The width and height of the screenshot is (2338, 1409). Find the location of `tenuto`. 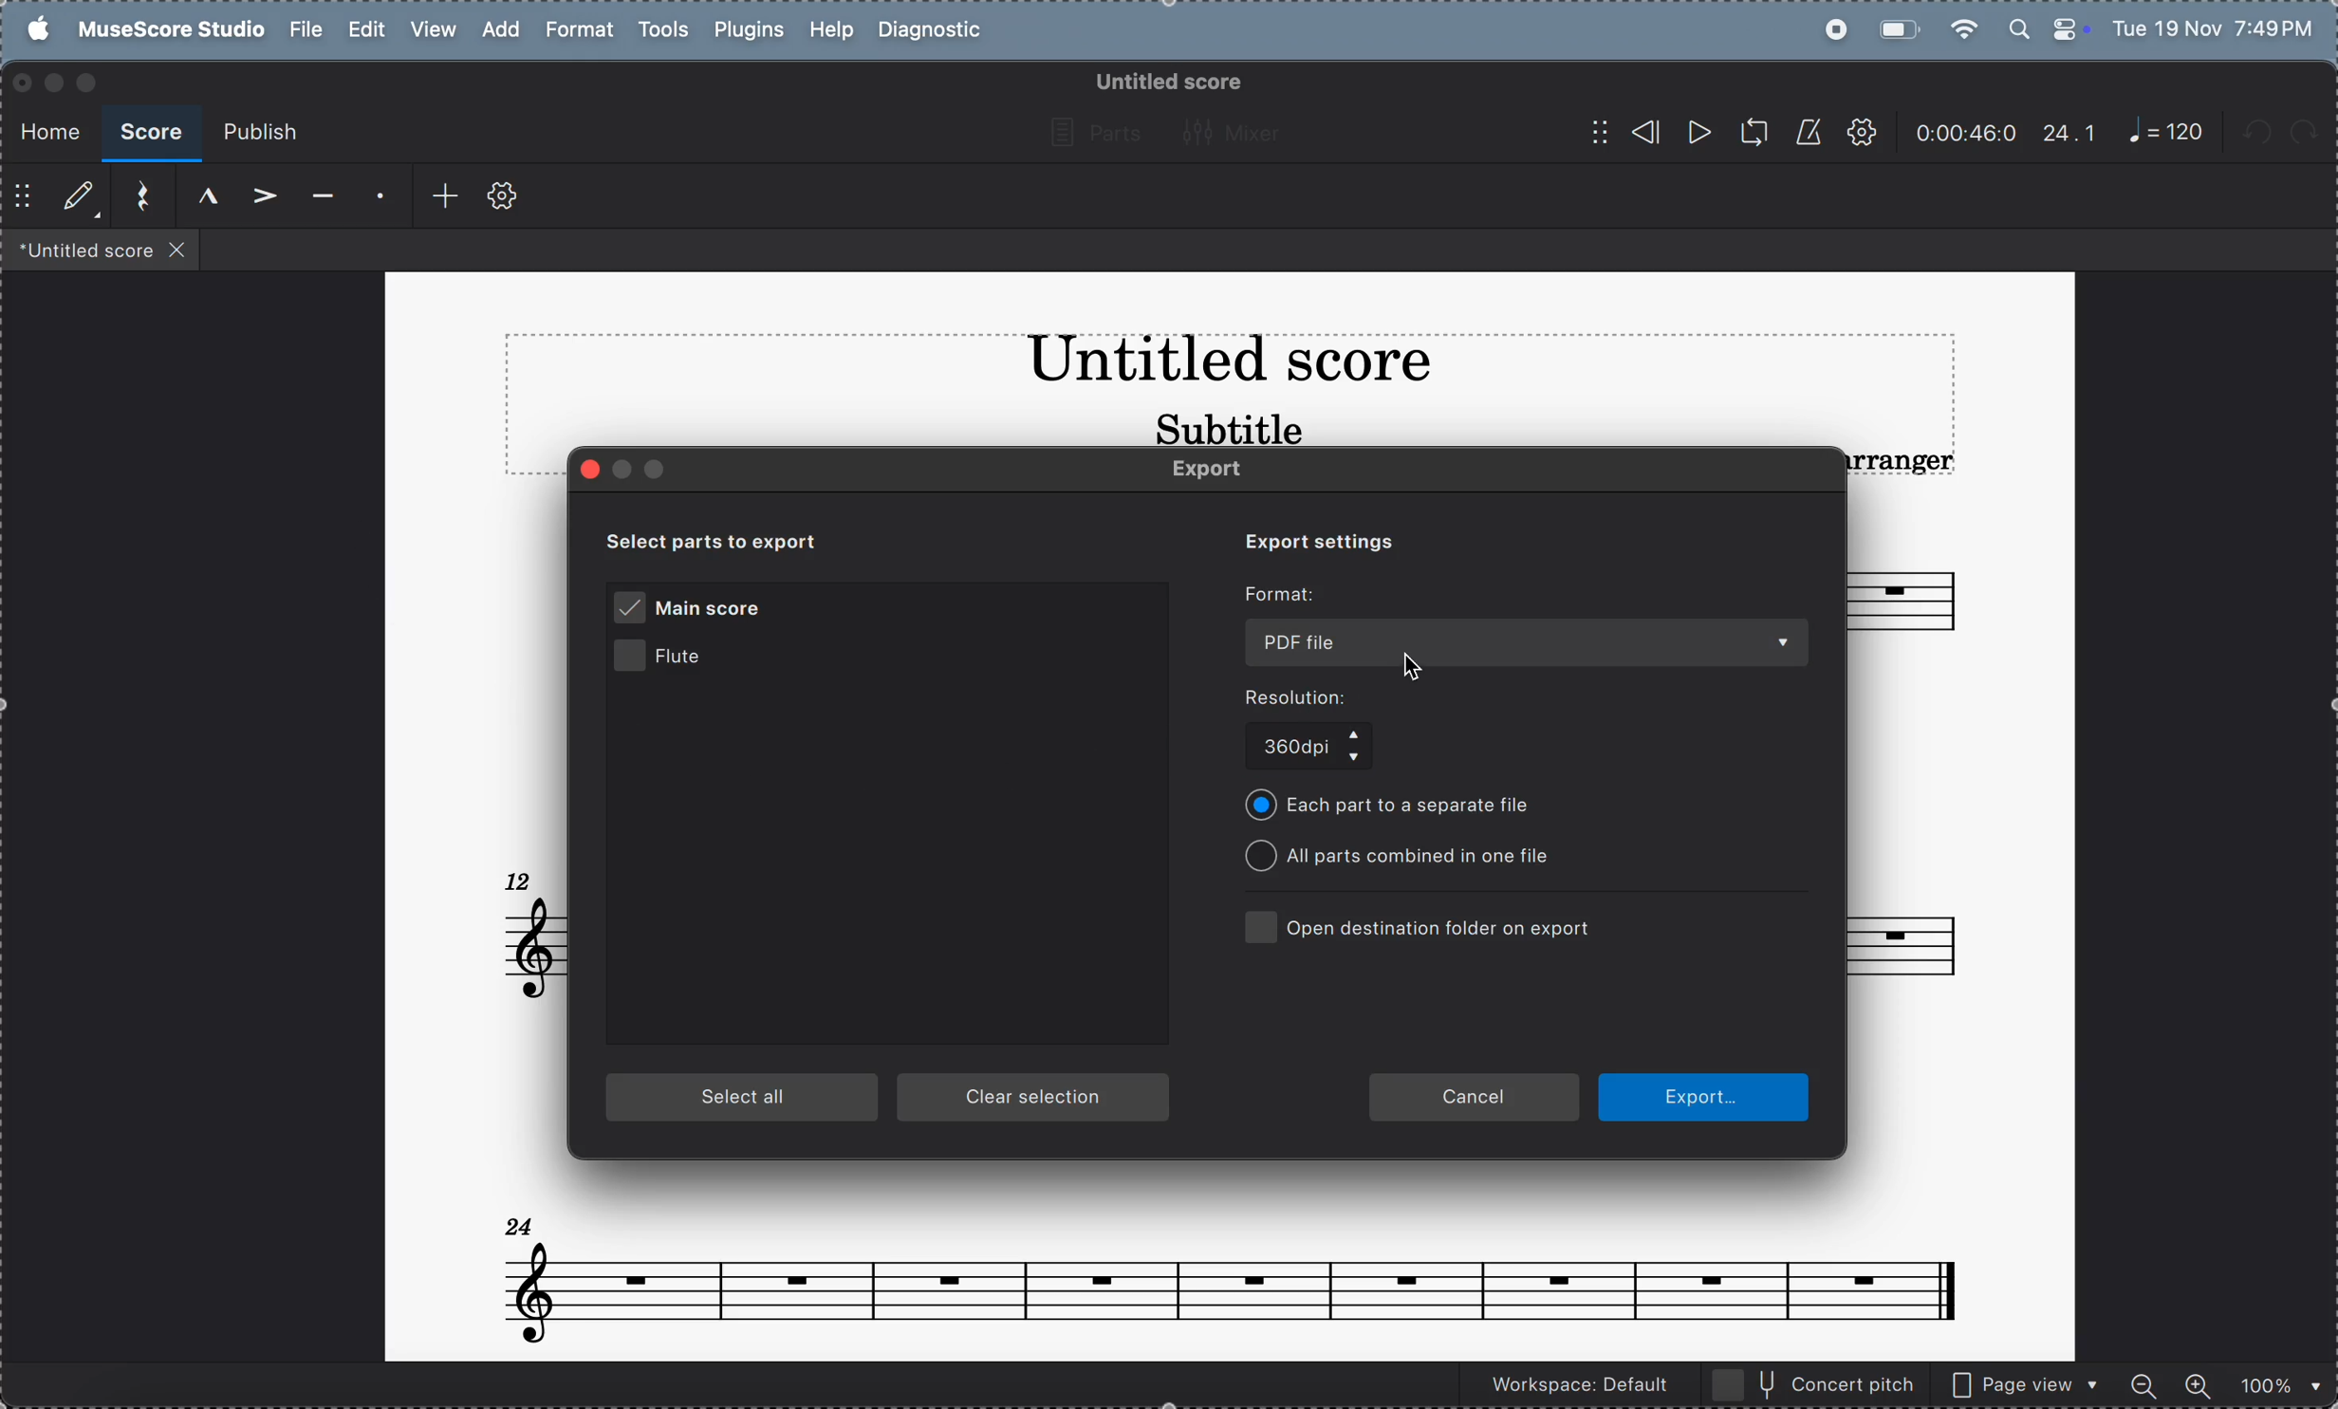

tenuto is located at coordinates (318, 198).